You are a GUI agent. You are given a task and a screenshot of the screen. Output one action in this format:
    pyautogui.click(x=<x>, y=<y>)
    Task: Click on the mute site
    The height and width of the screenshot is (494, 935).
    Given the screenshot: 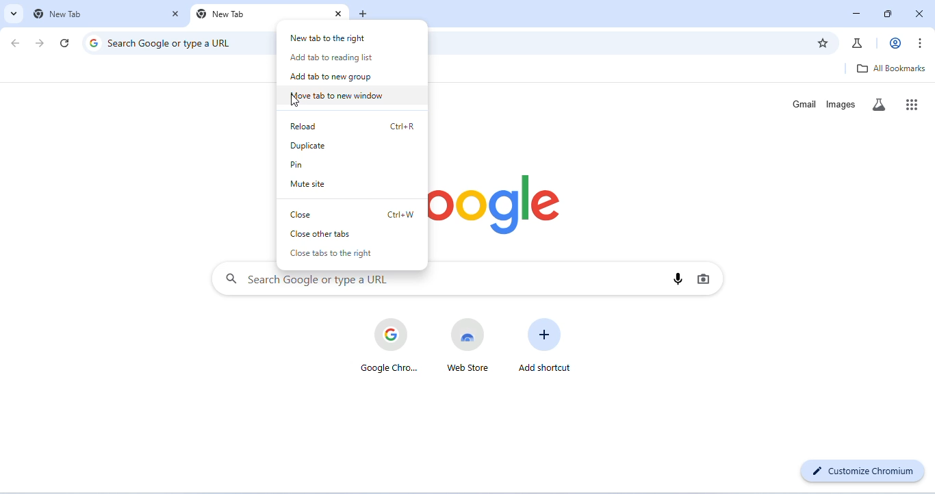 What is the action you would take?
    pyautogui.click(x=309, y=183)
    